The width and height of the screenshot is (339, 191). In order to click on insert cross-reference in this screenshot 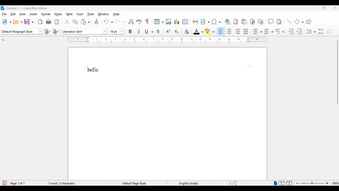, I will do `click(261, 22)`.